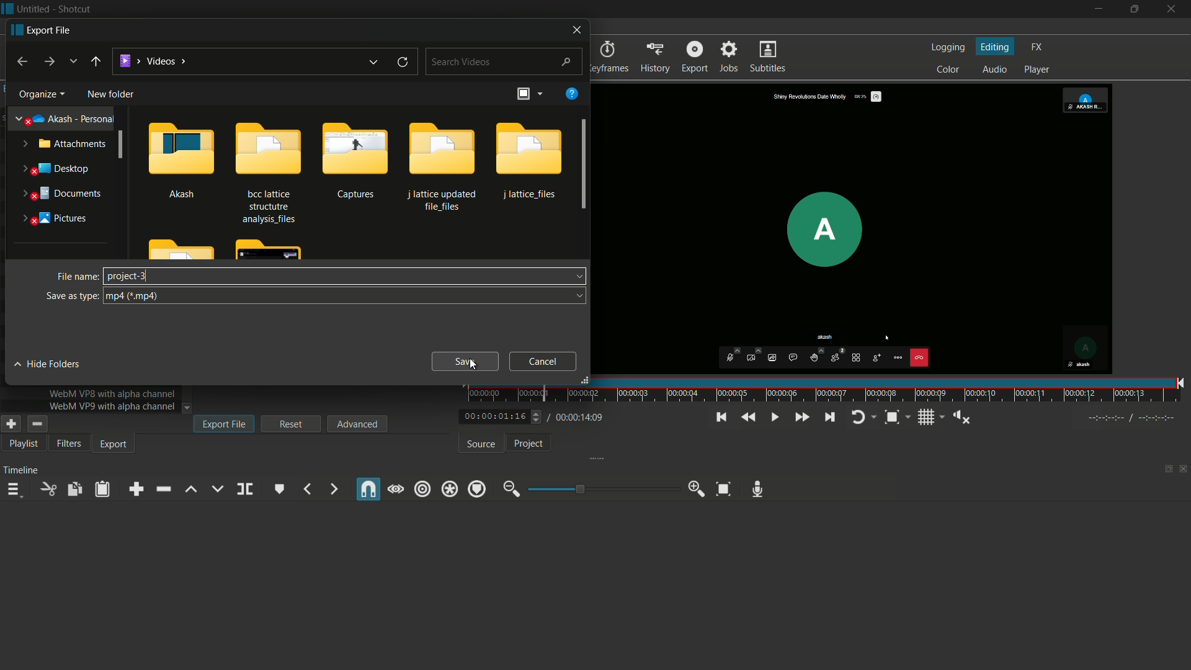 Image resolution: width=1191 pixels, height=670 pixels. What do you see at coordinates (1037, 47) in the screenshot?
I see `fx` at bounding box center [1037, 47].